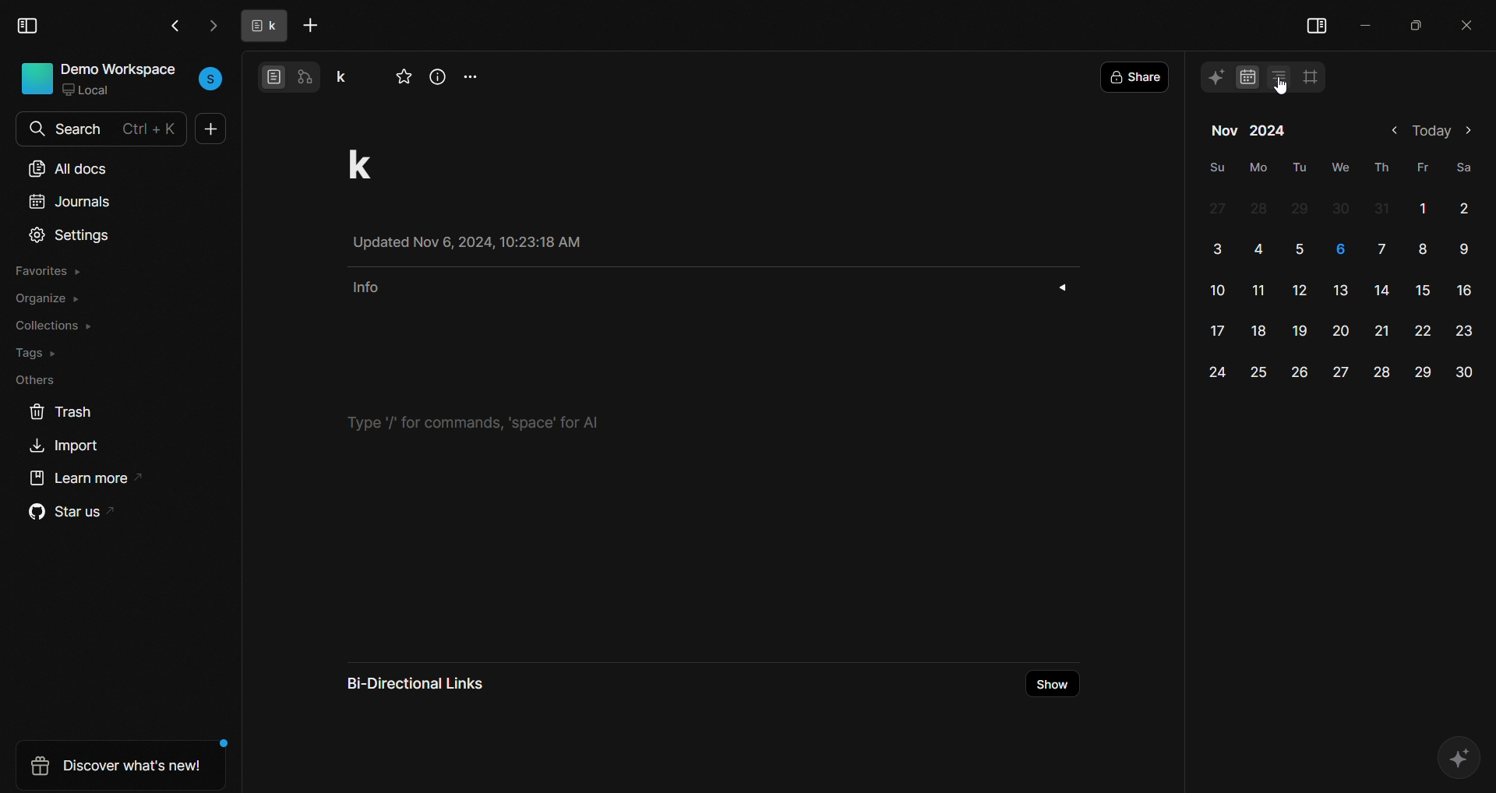 The height and width of the screenshot is (793, 1496). I want to click on search, so click(34, 129).